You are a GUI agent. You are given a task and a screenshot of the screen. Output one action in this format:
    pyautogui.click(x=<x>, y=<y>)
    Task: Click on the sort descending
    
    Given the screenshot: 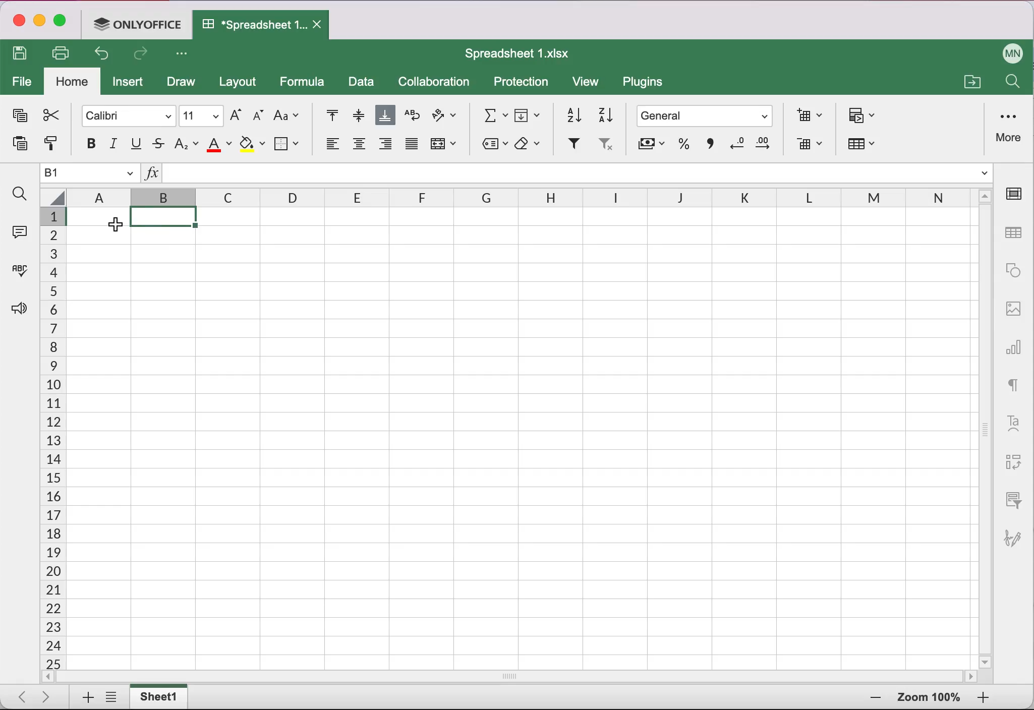 What is the action you would take?
    pyautogui.click(x=606, y=114)
    